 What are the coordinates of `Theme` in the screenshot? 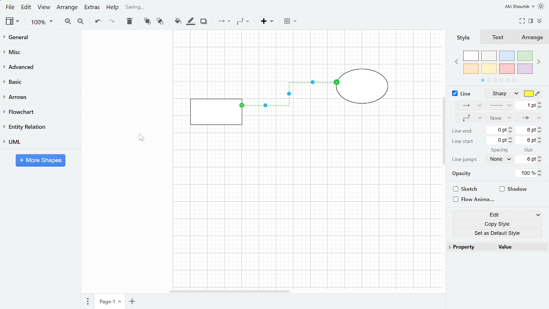 It's located at (542, 6).